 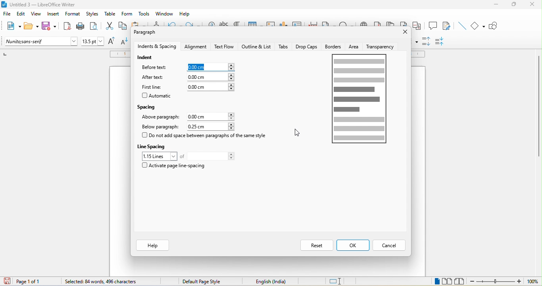 I want to click on comment, so click(x=433, y=25).